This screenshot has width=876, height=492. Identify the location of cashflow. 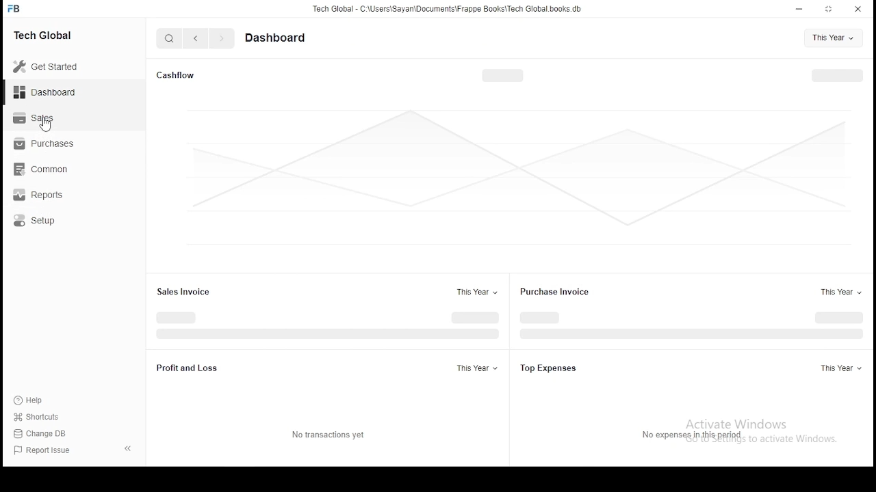
(175, 76).